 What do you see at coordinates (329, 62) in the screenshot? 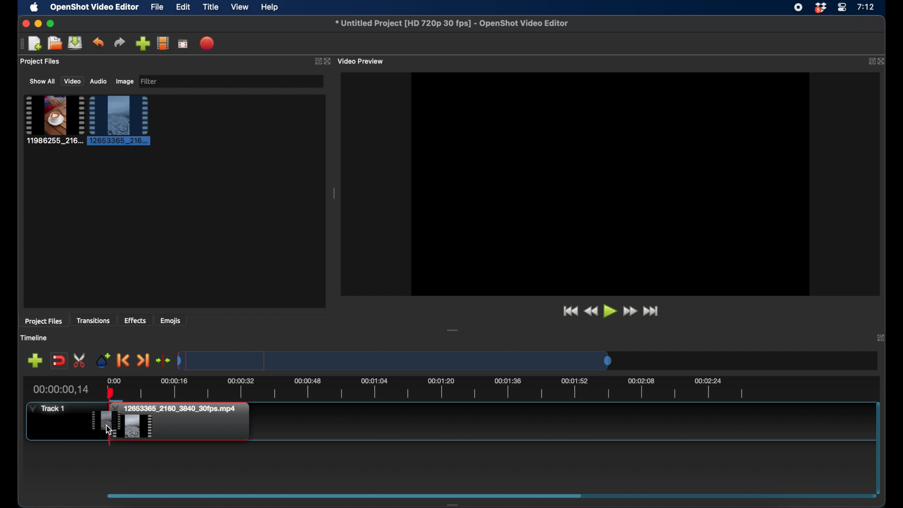
I see `close` at bounding box center [329, 62].